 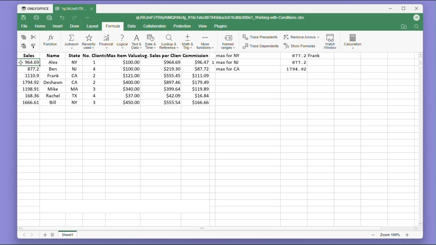 I want to click on scroll down, so click(x=421, y=224).